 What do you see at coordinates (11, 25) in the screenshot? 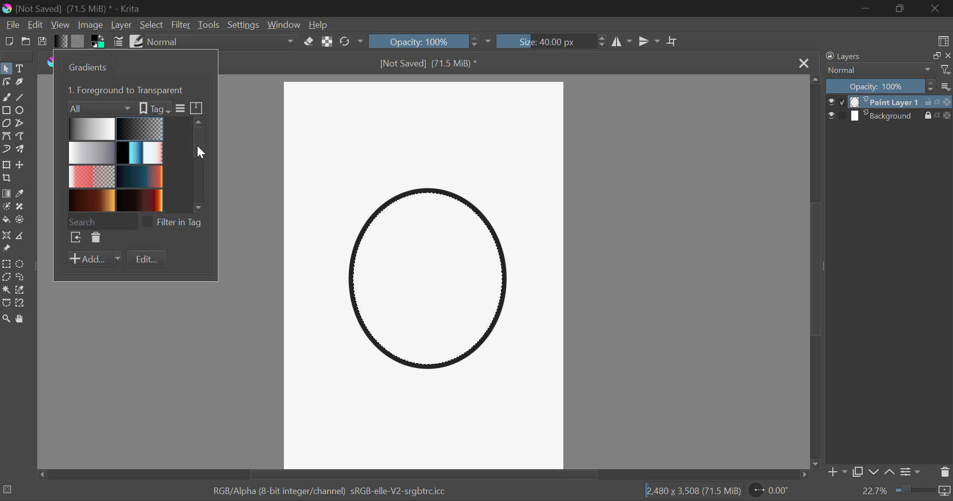
I see `File` at bounding box center [11, 25].